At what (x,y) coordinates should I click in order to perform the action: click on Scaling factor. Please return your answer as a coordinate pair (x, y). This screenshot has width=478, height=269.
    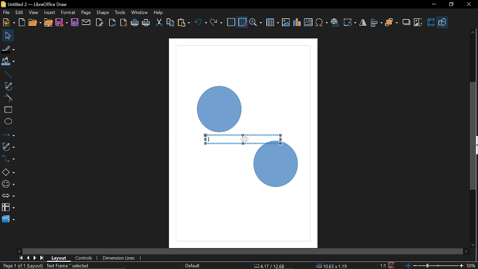
    Looking at the image, I should click on (383, 266).